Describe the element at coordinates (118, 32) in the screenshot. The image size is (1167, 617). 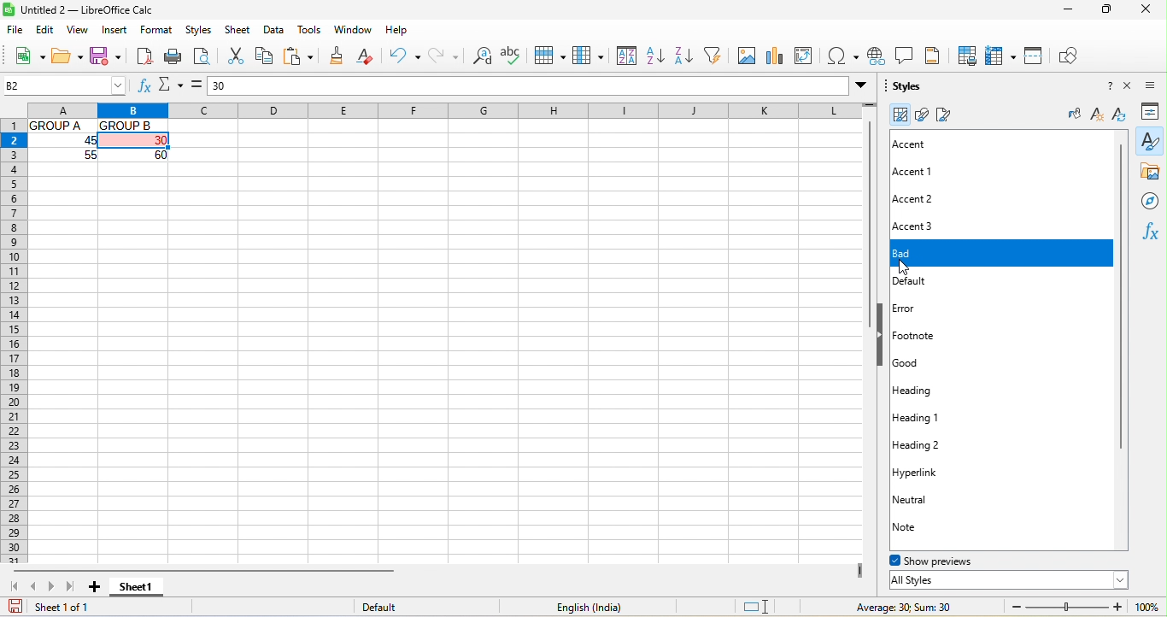
I see `insert` at that location.